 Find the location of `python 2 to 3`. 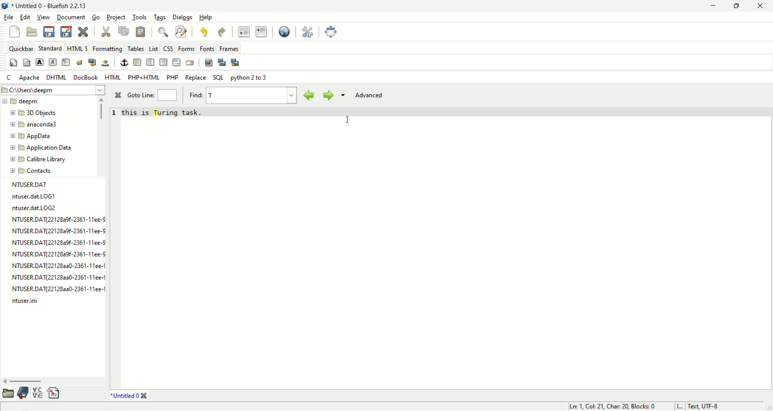

python 2 to 3 is located at coordinates (250, 78).